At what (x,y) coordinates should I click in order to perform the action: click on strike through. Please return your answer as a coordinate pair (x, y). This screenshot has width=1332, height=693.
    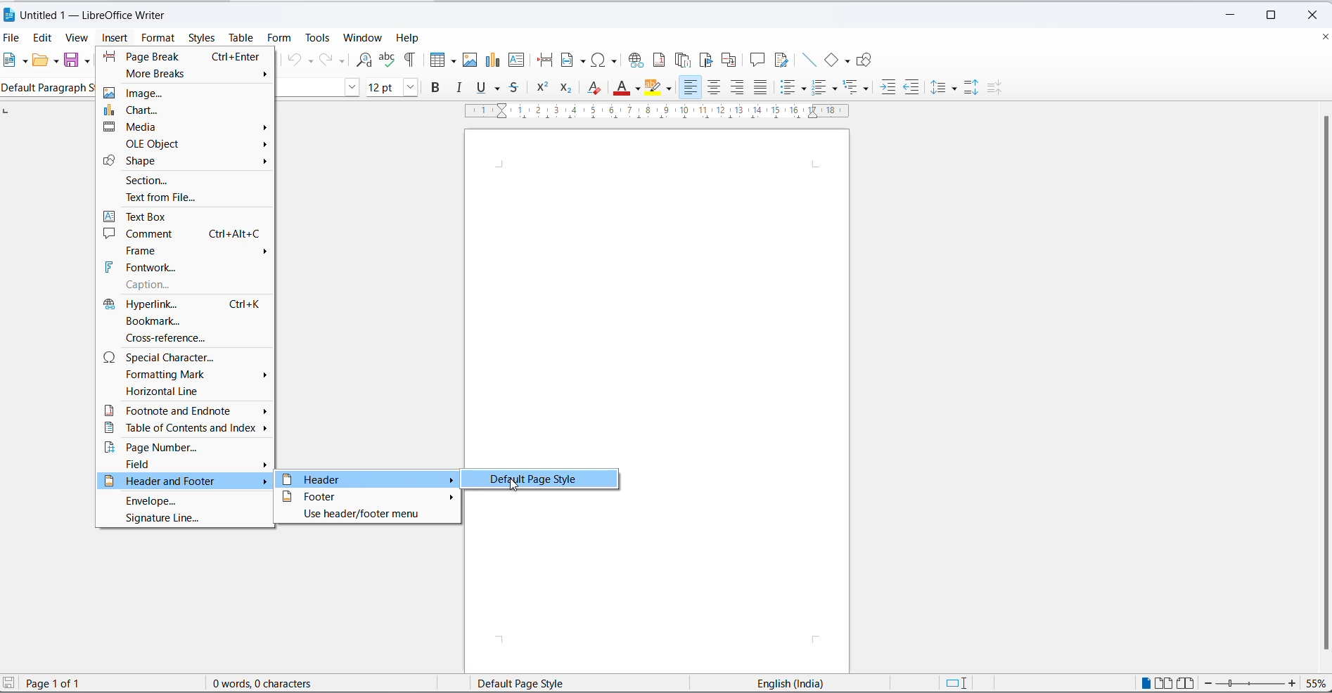
    Looking at the image, I should click on (515, 89).